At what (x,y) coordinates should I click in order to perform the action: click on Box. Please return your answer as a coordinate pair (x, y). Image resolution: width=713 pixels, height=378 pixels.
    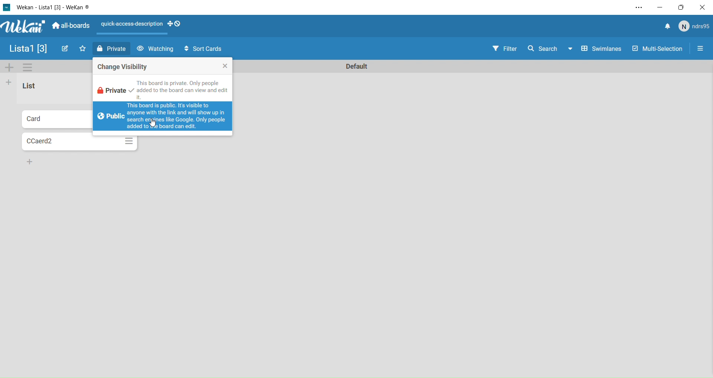
    Looking at the image, I should click on (680, 6).